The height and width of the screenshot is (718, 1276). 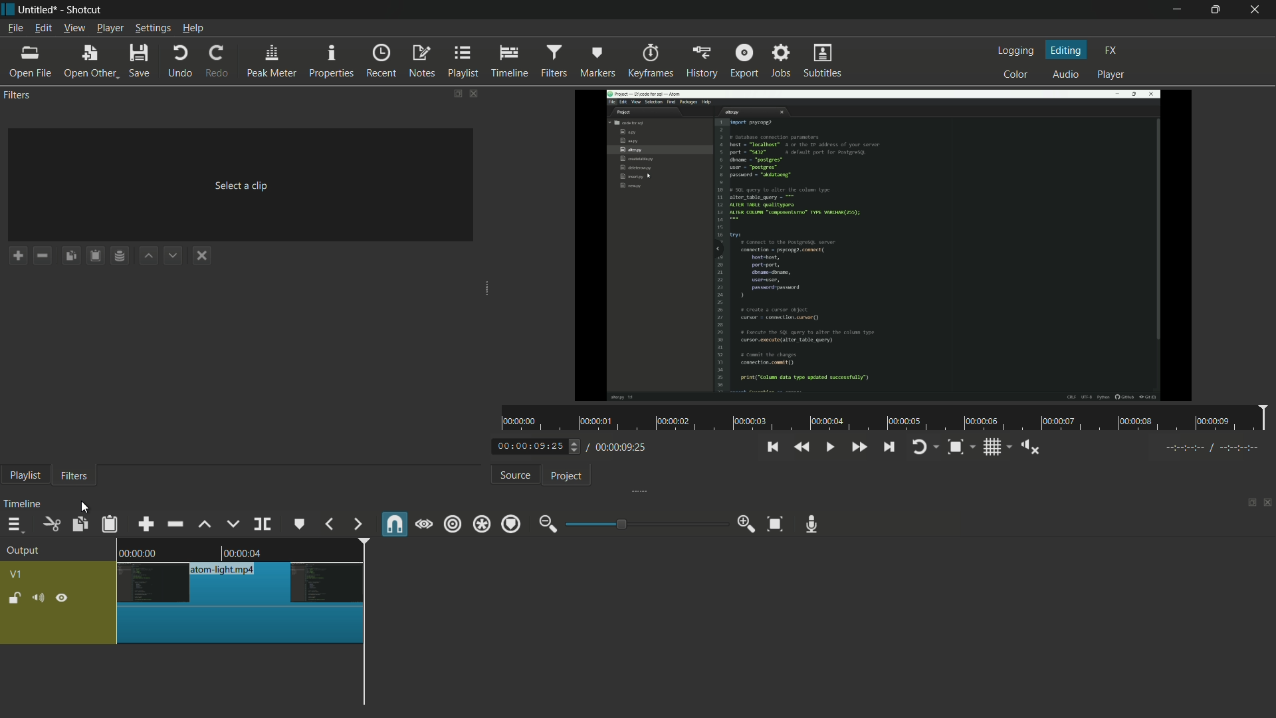 I want to click on remove a filter, so click(x=46, y=255).